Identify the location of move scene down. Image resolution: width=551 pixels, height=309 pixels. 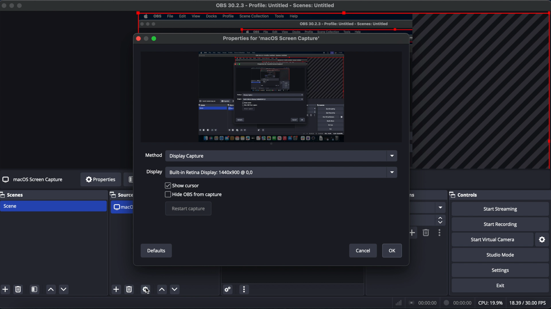
(63, 289).